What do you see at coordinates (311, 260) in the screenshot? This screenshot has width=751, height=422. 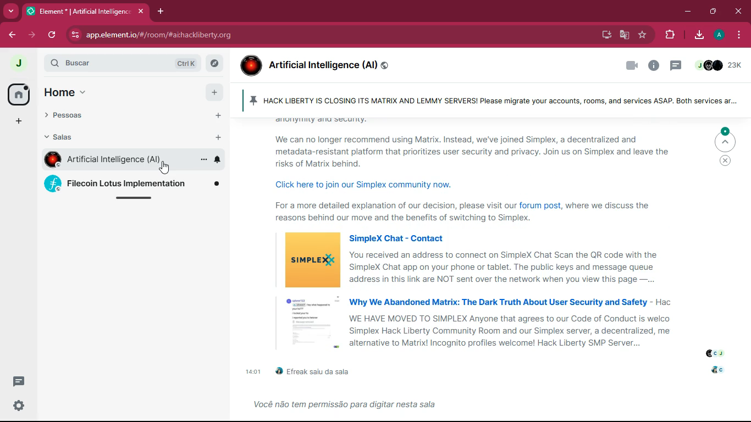 I see `link image` at bounding box center [311, 260].